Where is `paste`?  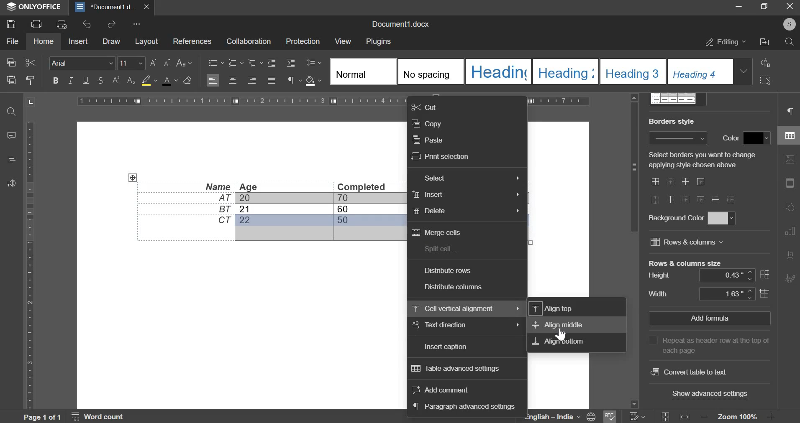
paste is located at coordinates (10, 80).